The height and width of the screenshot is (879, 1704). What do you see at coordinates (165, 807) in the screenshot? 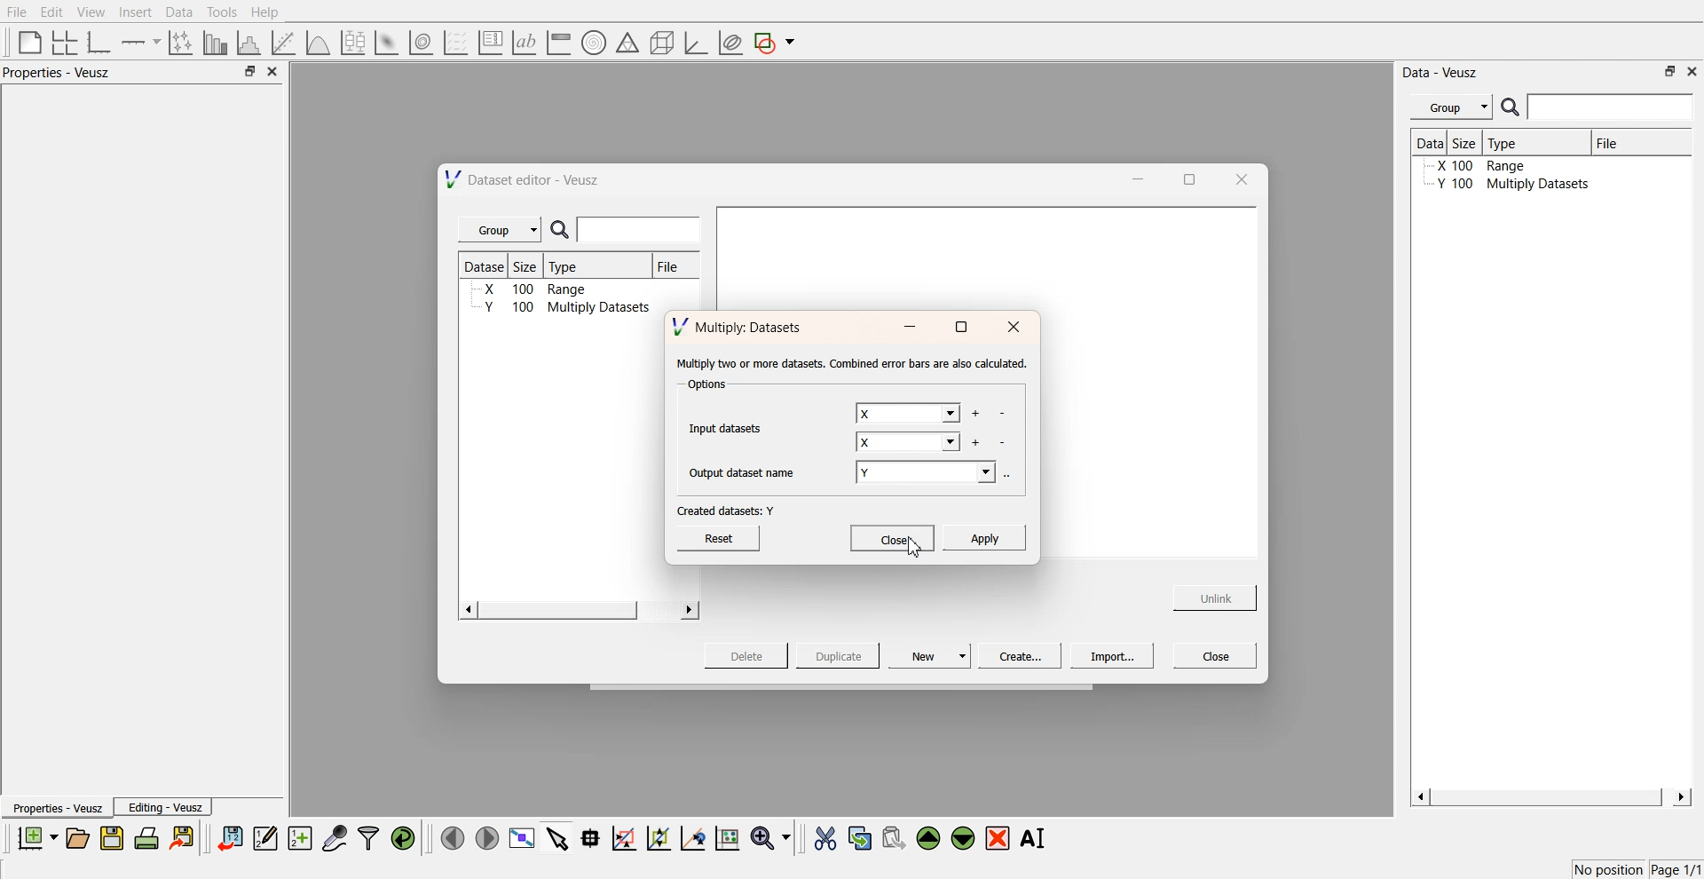
I see `Editing - Veusz` at bounding box center [165, 807].